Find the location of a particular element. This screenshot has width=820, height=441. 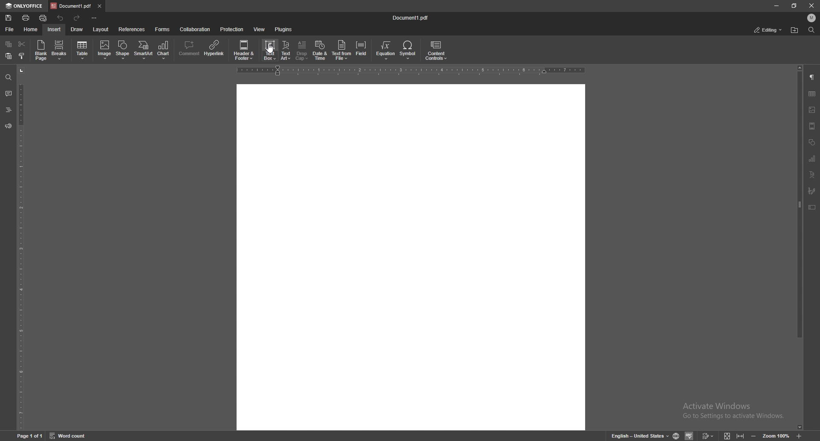

paste is located at coordinates (9, 56).